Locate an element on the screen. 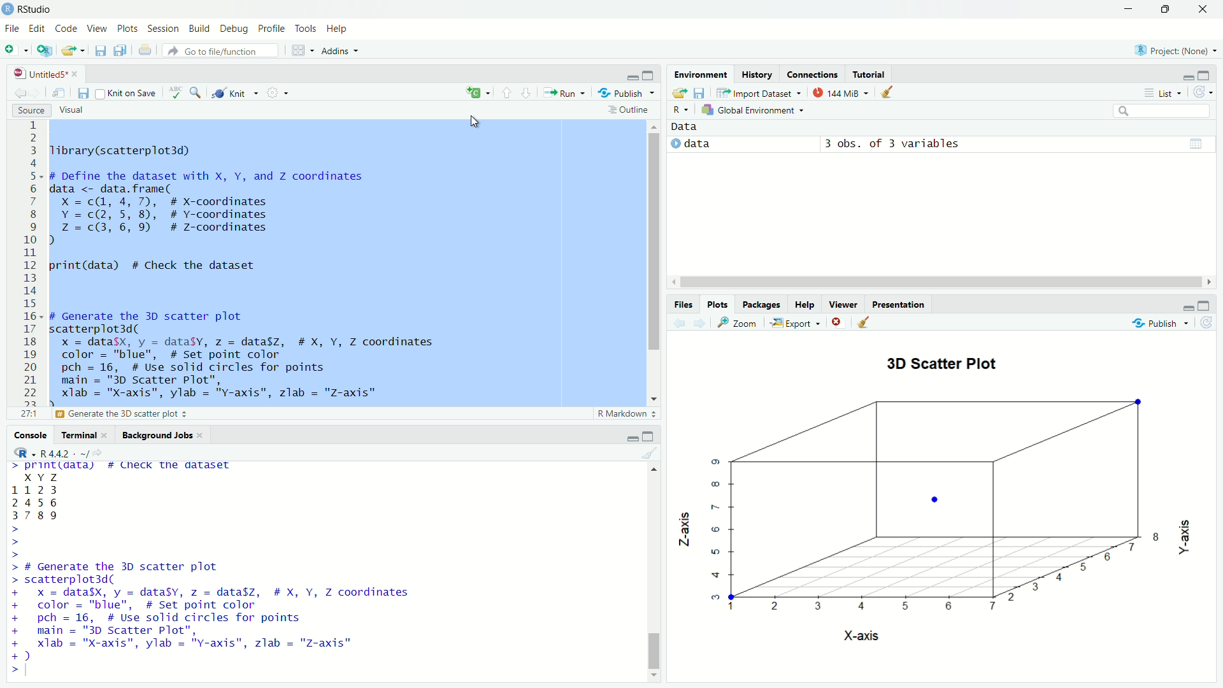 This screenshot has width=1223, height=688. move bottom is located at coordinates (654, 675).